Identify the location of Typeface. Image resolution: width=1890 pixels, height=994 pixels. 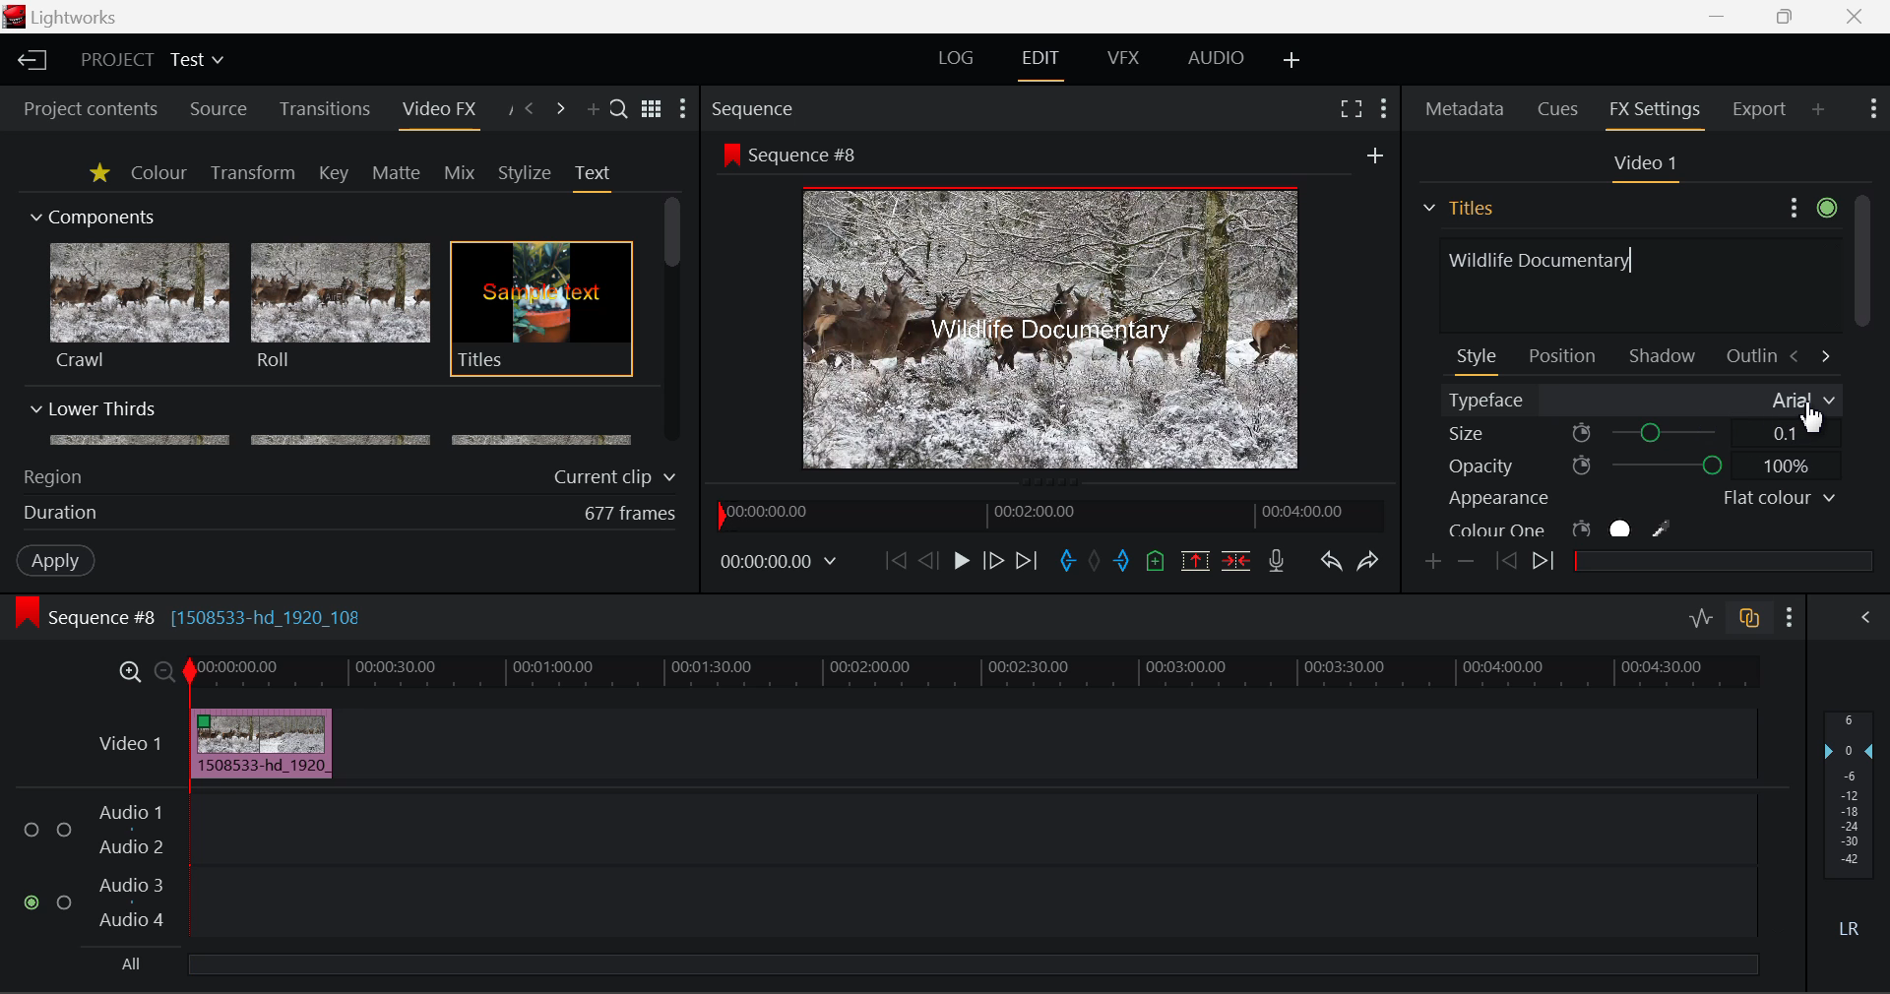
(1642, 401).